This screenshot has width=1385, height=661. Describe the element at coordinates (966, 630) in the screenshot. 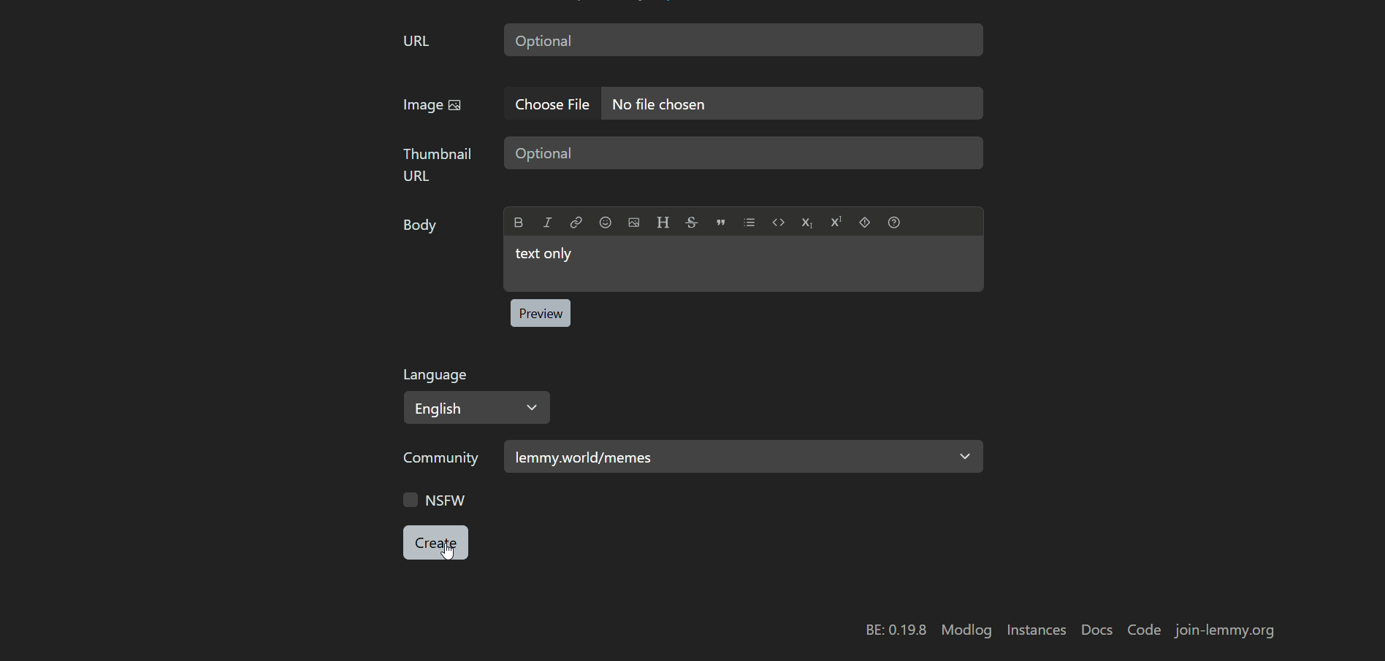

I see `modlog` at that location.